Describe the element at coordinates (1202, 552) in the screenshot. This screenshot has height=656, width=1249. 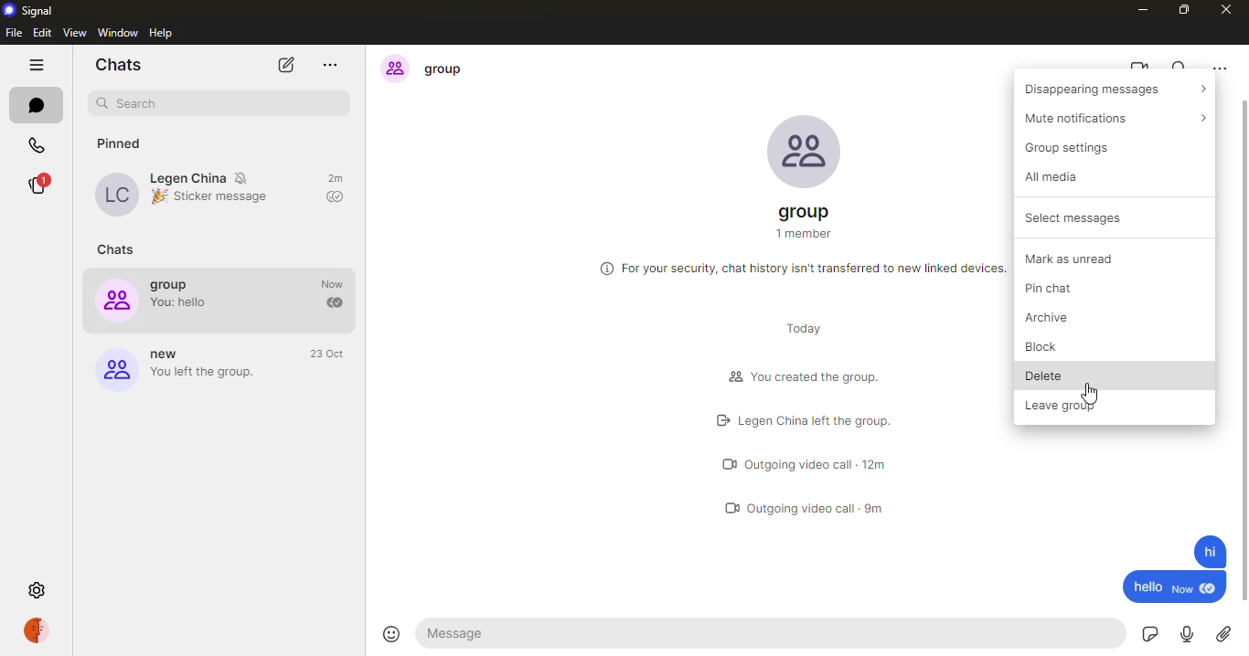
I see `hi` at that location.